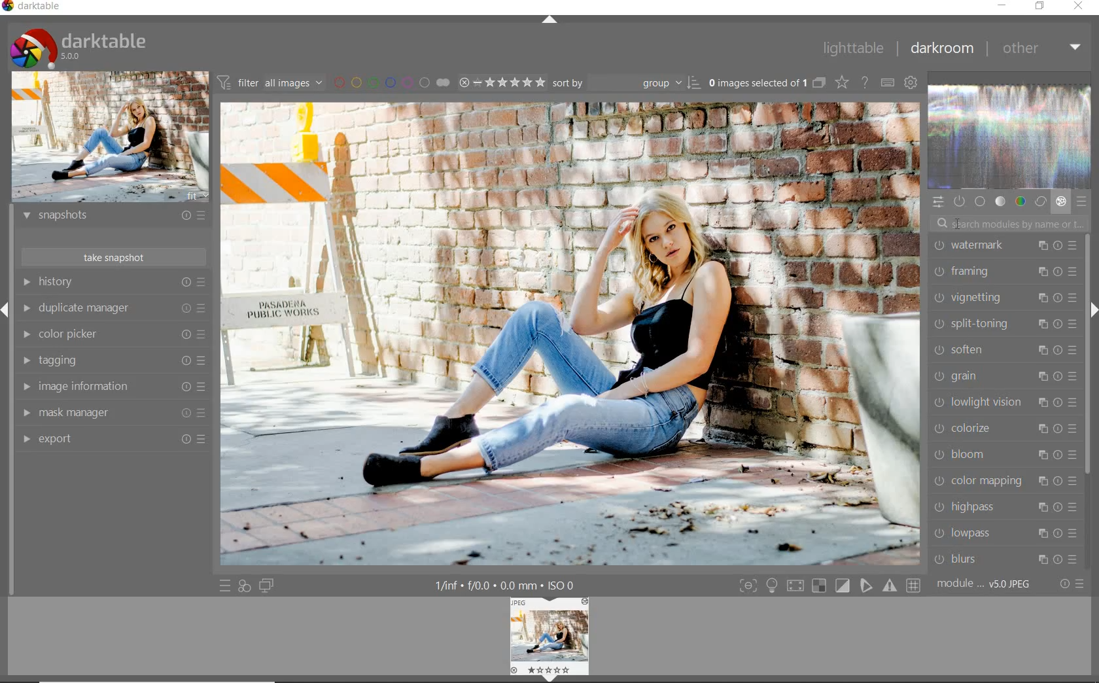  I want to click on correct, so click(1040, 202).